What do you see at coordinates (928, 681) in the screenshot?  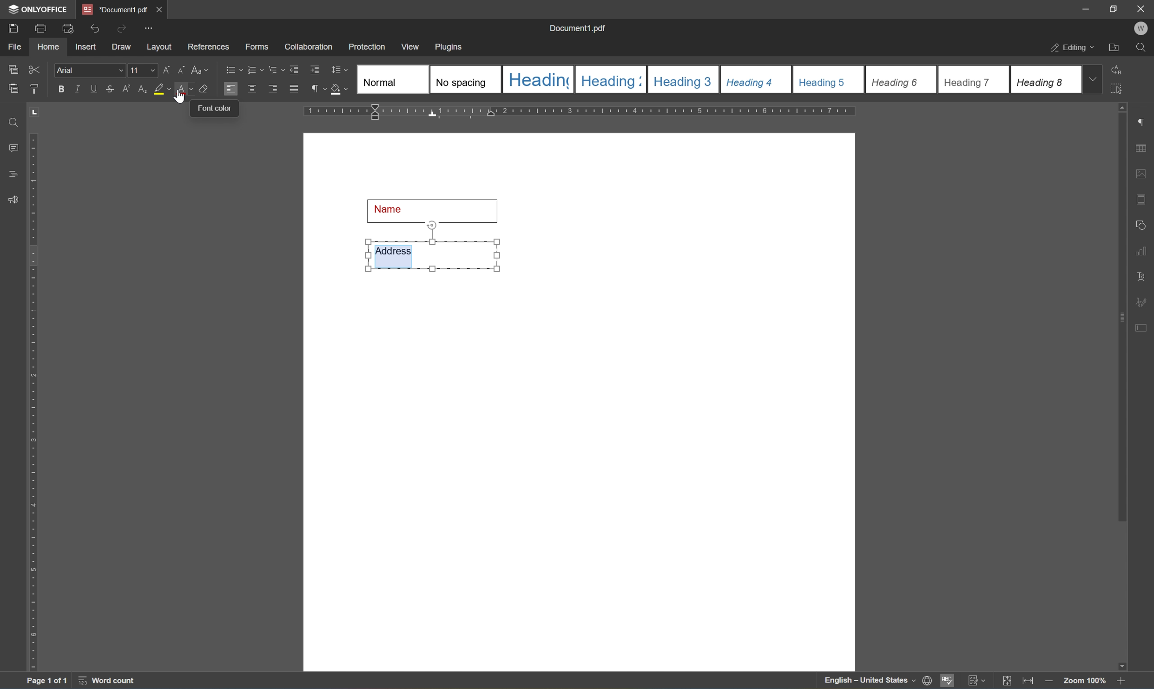 I see `set document langauge` at bounding box center [928, 681].